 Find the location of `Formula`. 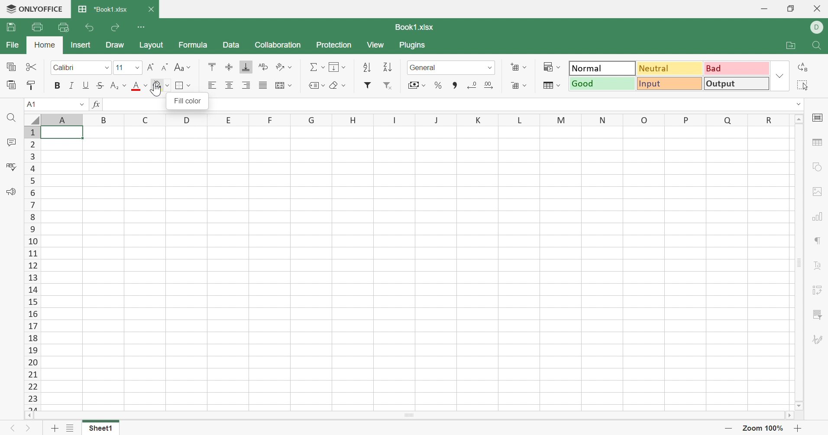

Formula is located at coordinates (194, 44).